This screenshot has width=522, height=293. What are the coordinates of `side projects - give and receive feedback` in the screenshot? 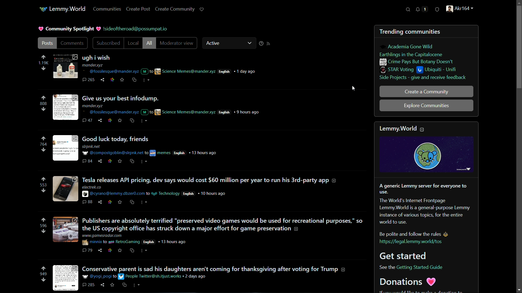 It's located at (423, 78).